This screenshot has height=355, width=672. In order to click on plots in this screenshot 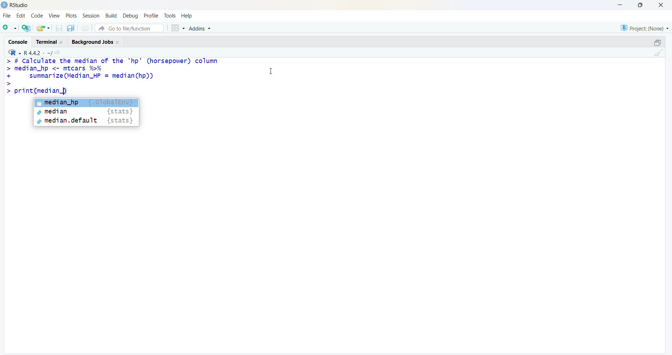, I will do `click(71, 16)`.